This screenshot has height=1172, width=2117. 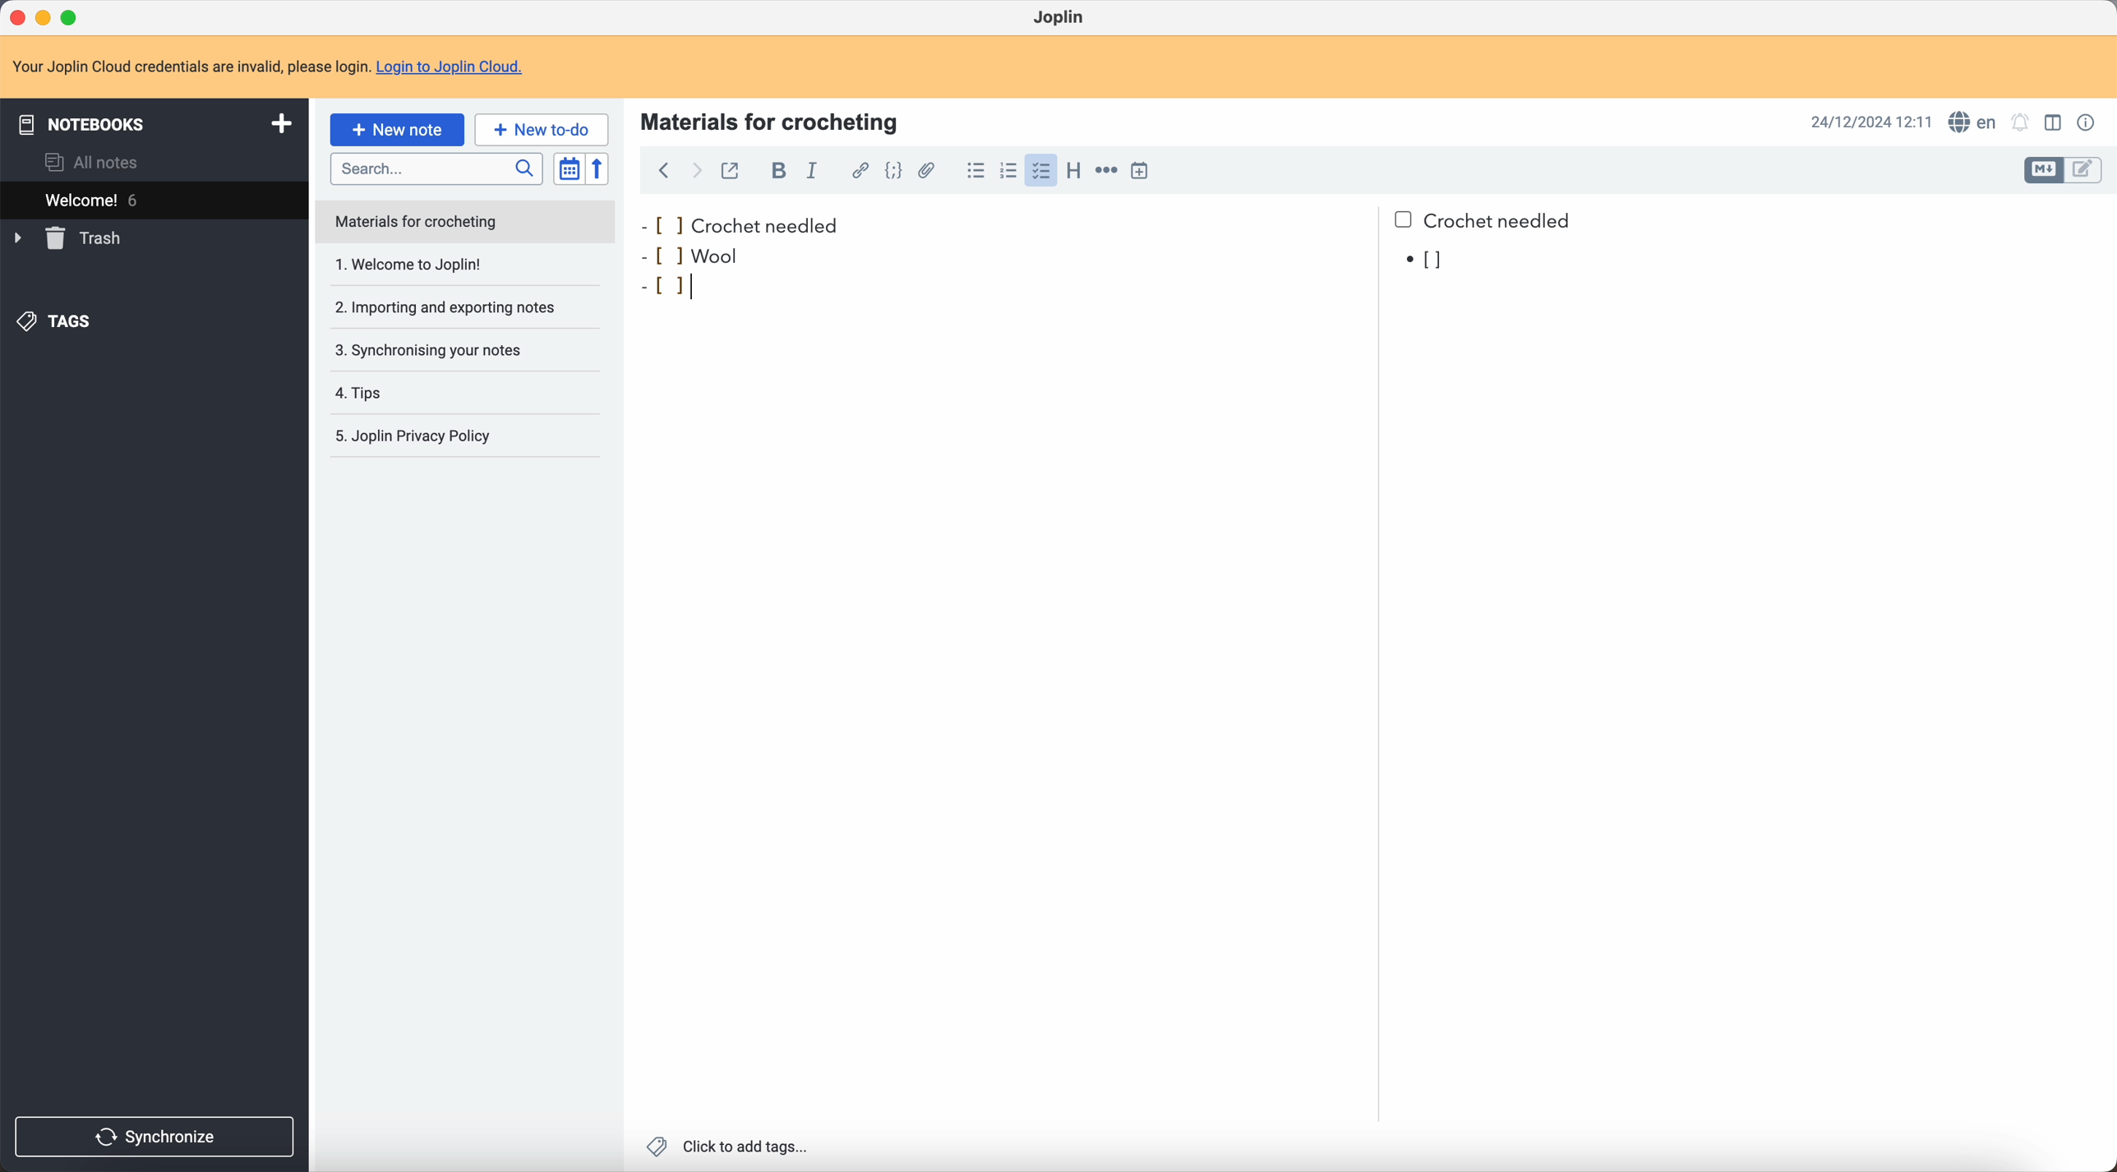 I want to click on importing and exporting notes, so click(x=455, y=307).